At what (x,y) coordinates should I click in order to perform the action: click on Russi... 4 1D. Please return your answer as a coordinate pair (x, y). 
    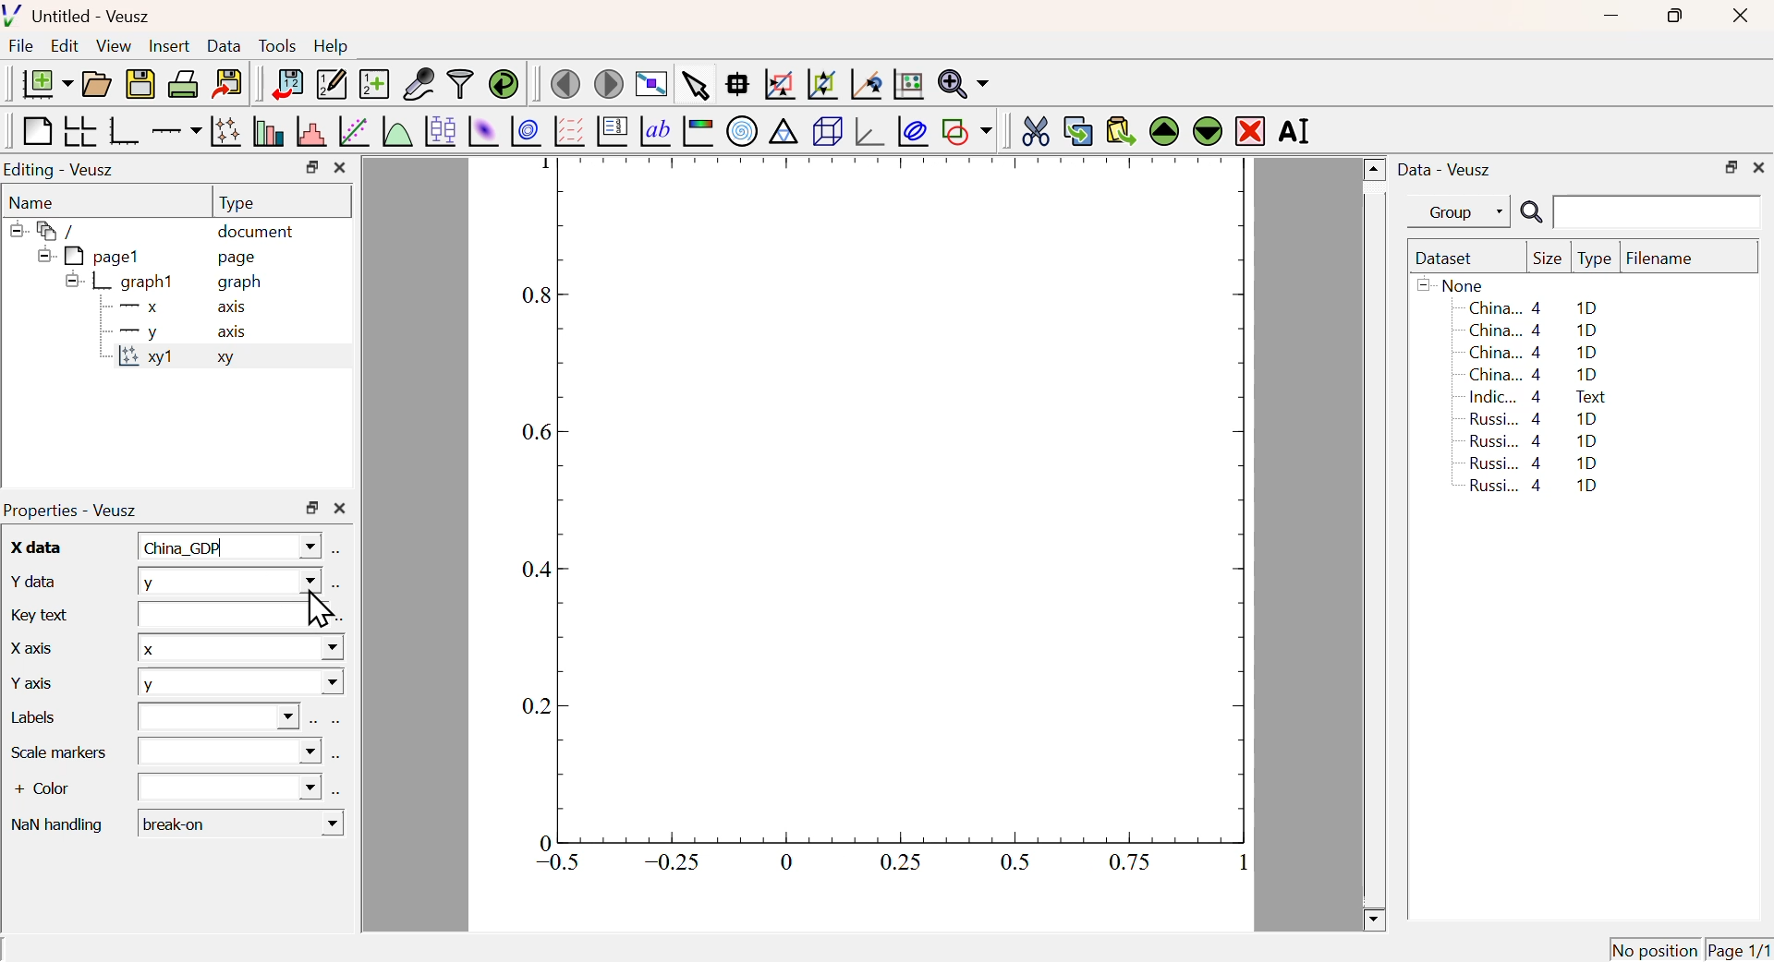
    Looking at the image, I should click on (1530, 463).